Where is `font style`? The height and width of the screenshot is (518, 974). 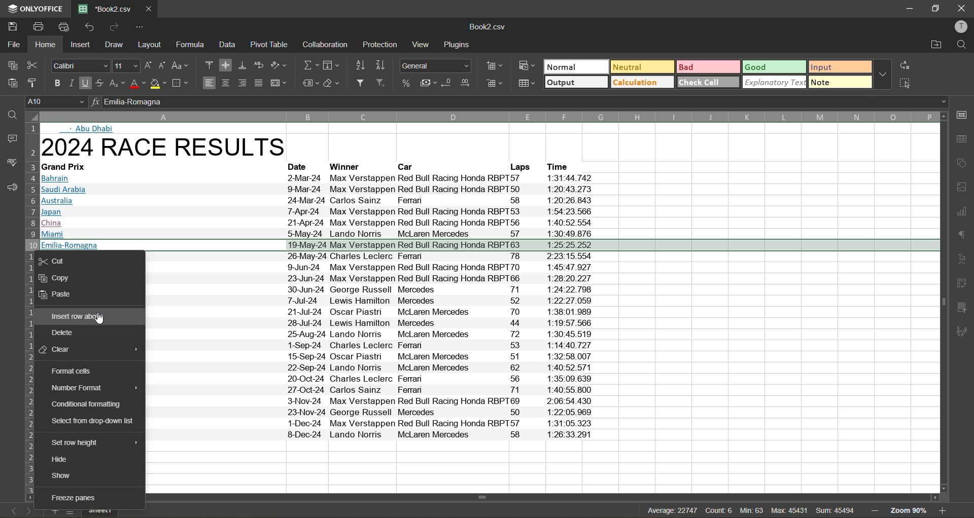
font style is located at coordinates (81, 65).